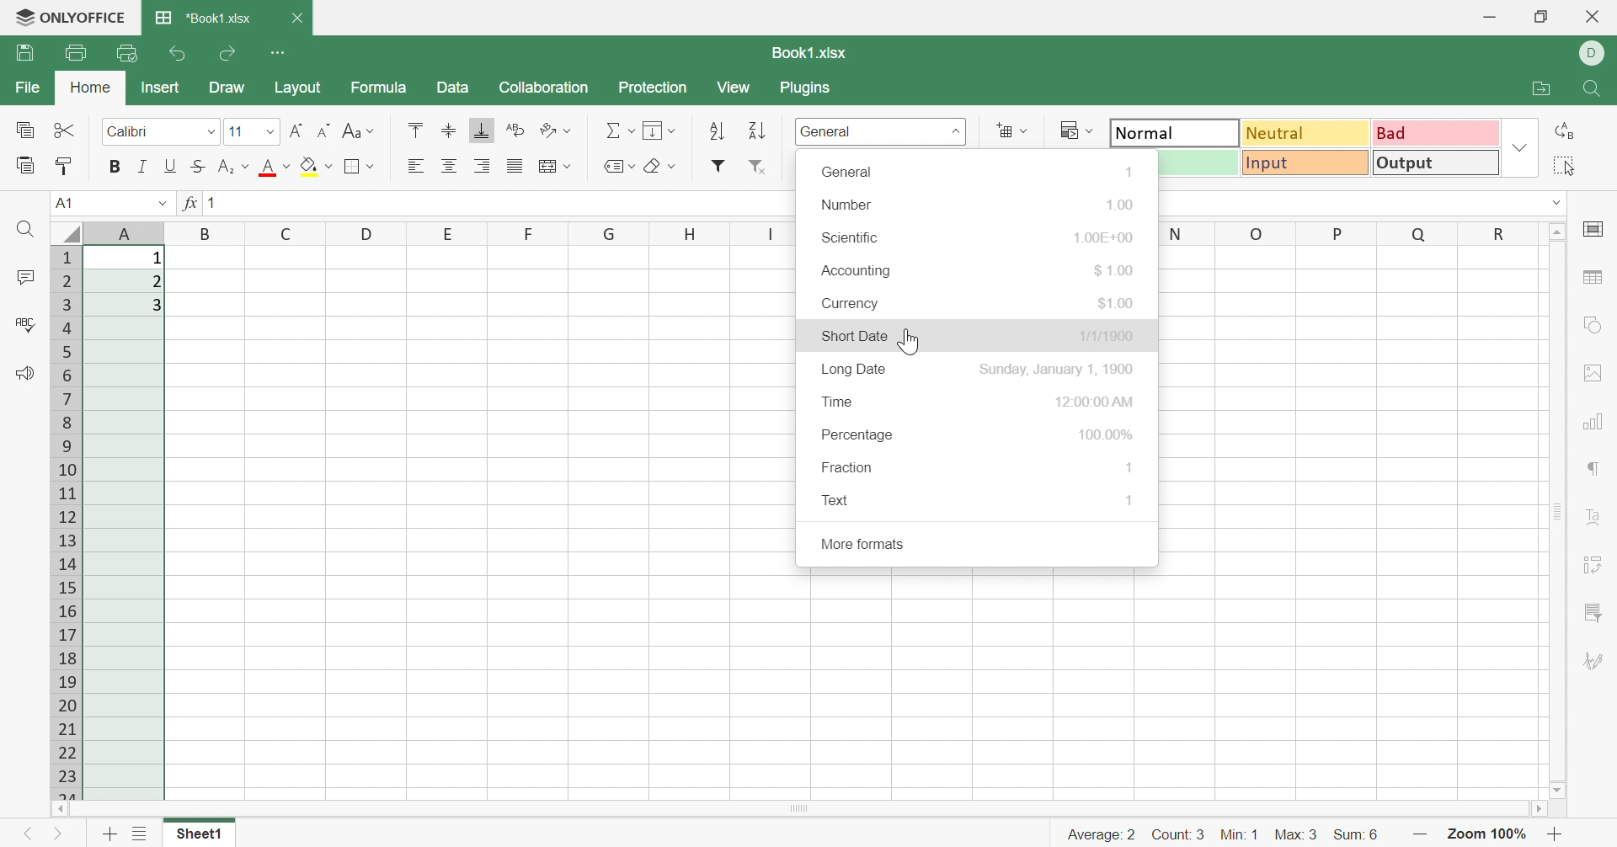 This screenshot has height=847, width=1617. What do you see at coordinates (543, 88) in the screenshot?
I see `Collaboration` at bounding box center [543, 88].